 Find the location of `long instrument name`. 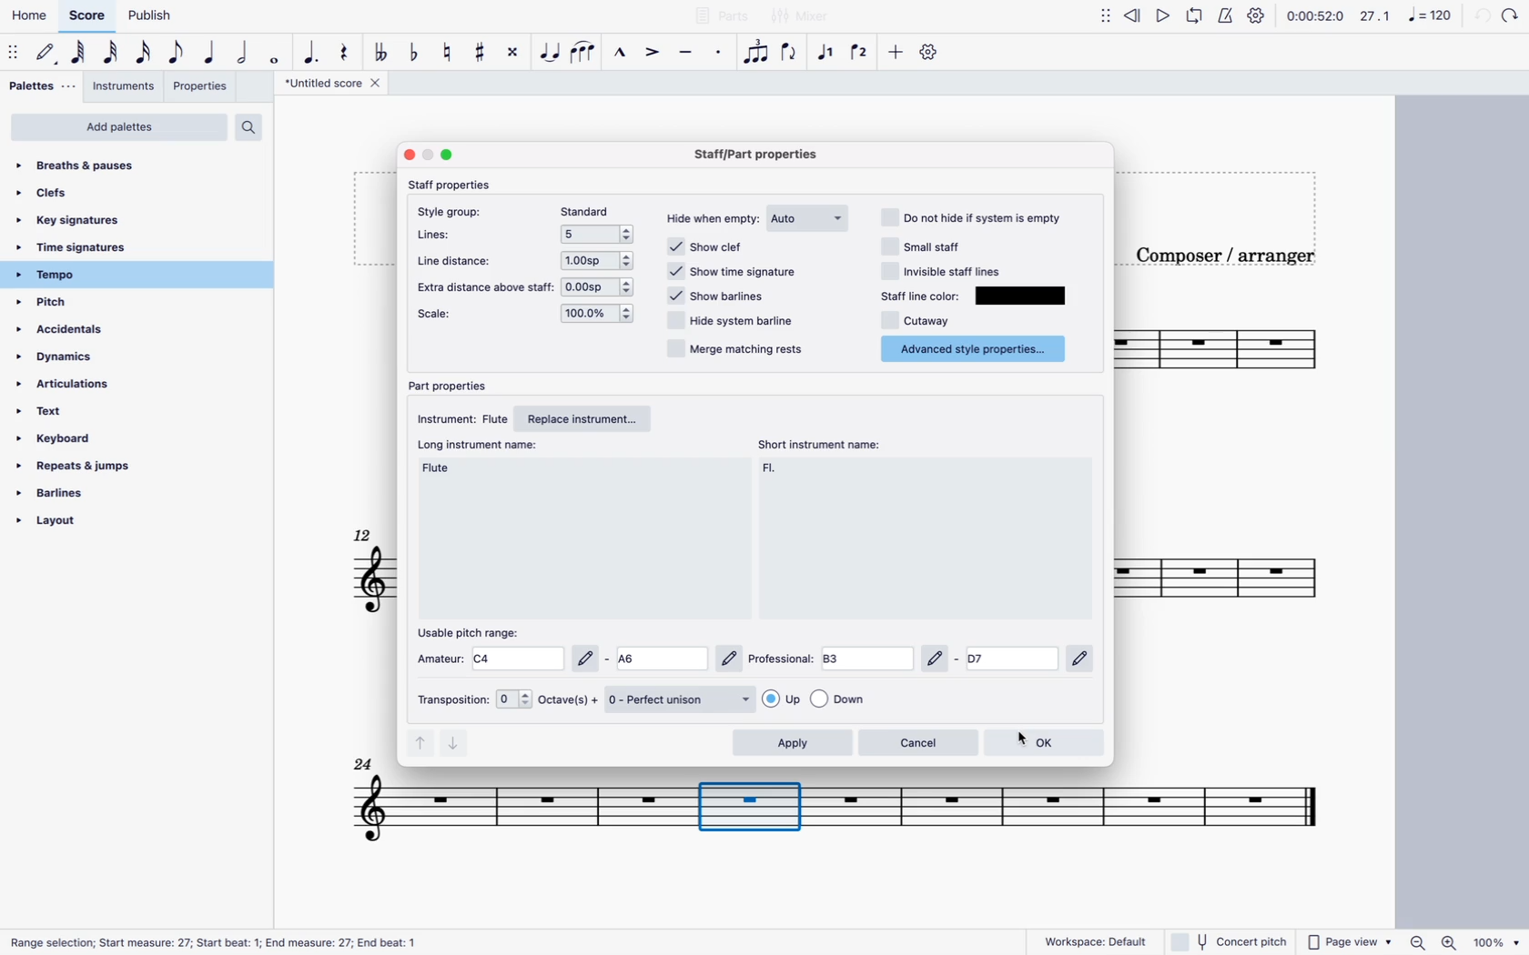

long instrument name is located at coordinates (441, 473).